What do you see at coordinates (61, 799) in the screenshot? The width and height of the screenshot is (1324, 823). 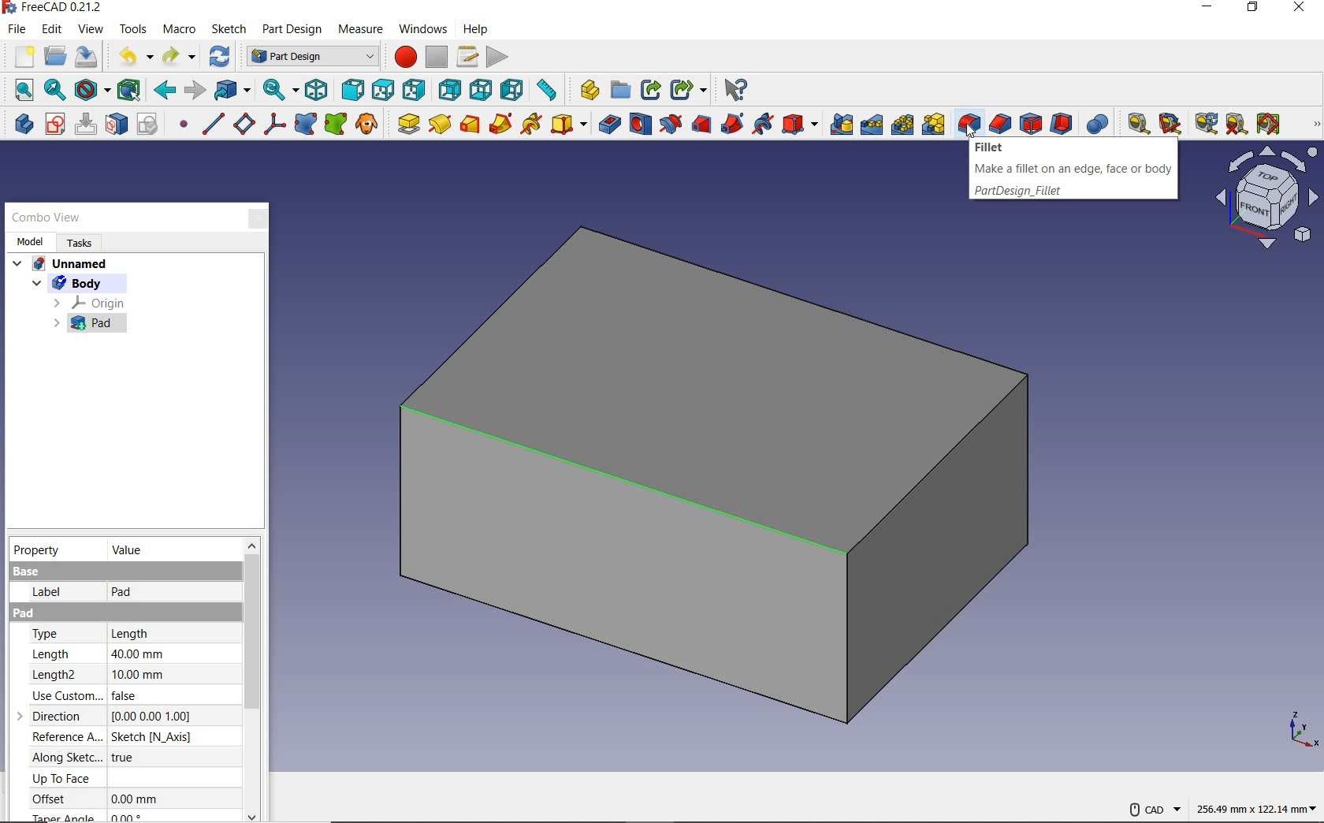 I see `offset` at bounding box center [61, 799].